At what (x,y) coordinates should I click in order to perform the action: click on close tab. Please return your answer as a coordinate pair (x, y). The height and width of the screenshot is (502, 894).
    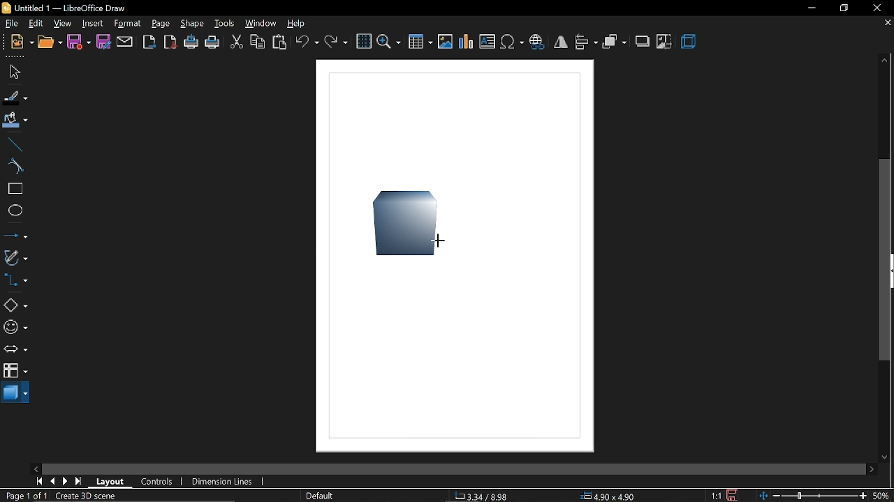
    Looking at the image, I should click on (887, 24).